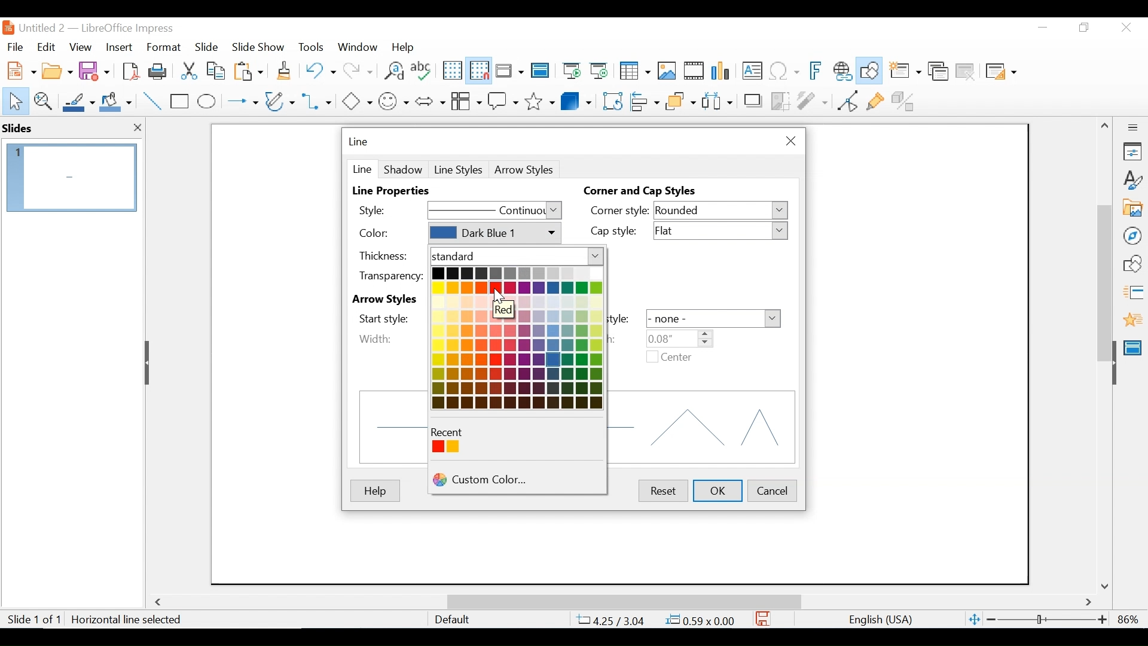 Image resolution: width=1148 pixels, height=646 pixels. What do you see at coordinates (453, 432) in the screenshot?
I see `Recent Colors` at bounding box center [453, 432].